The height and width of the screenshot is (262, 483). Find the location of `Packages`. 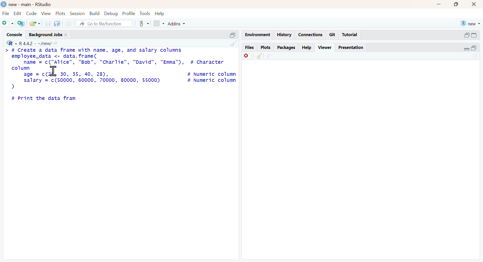

Packages is located at coordinates (286, 47).